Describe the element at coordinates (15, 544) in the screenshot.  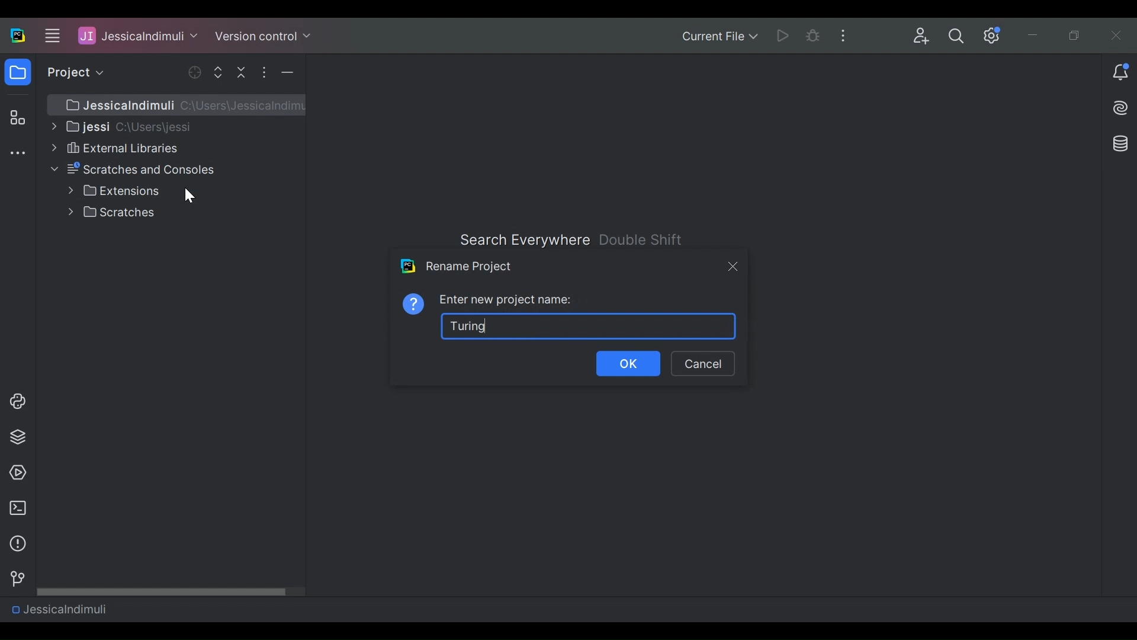
I see `information` at that location.